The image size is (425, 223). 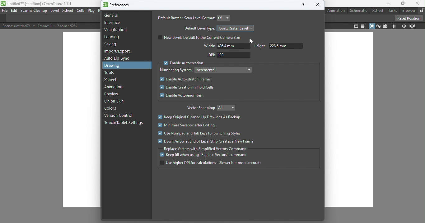 I want to click on Preview, so click(x=404, y=26).